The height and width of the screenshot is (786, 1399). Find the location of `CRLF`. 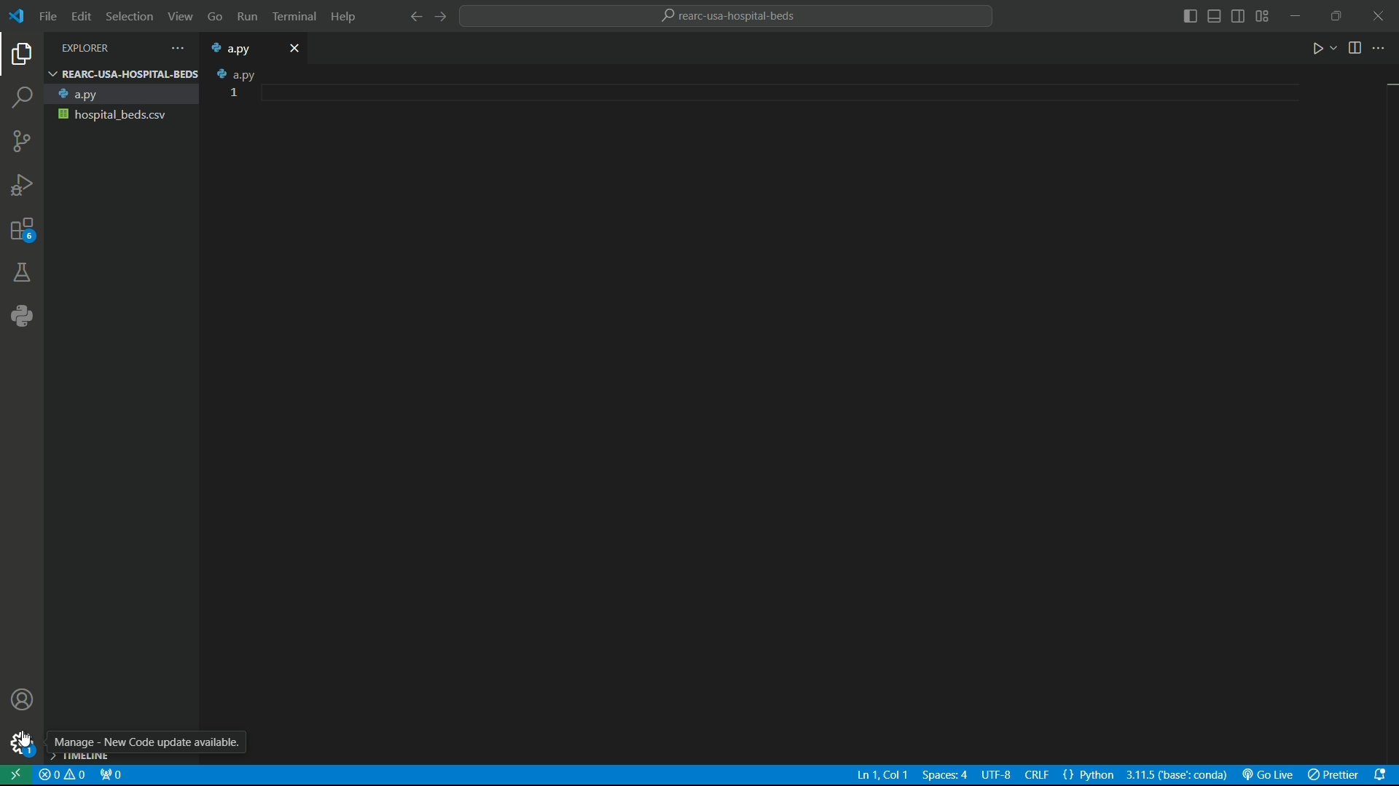

CRLF is located at coordinates (1023, 776).